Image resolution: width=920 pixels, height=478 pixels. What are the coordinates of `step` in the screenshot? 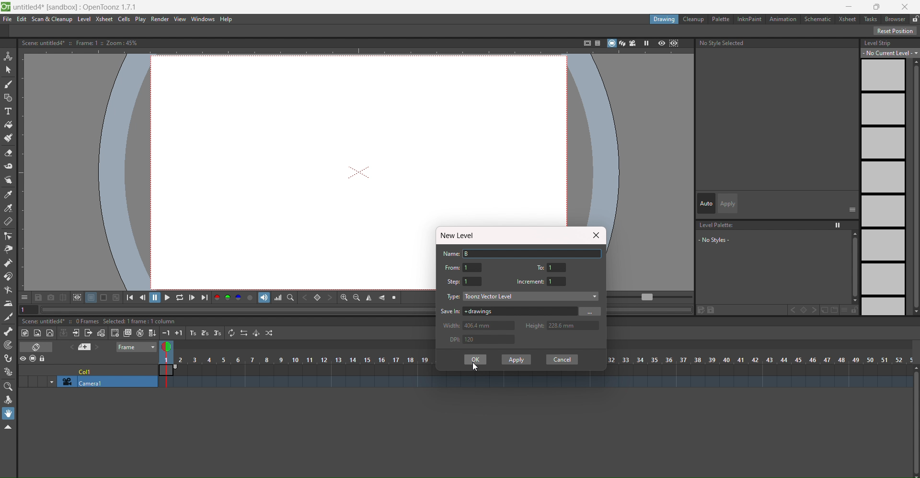 It's located at (454, 282).